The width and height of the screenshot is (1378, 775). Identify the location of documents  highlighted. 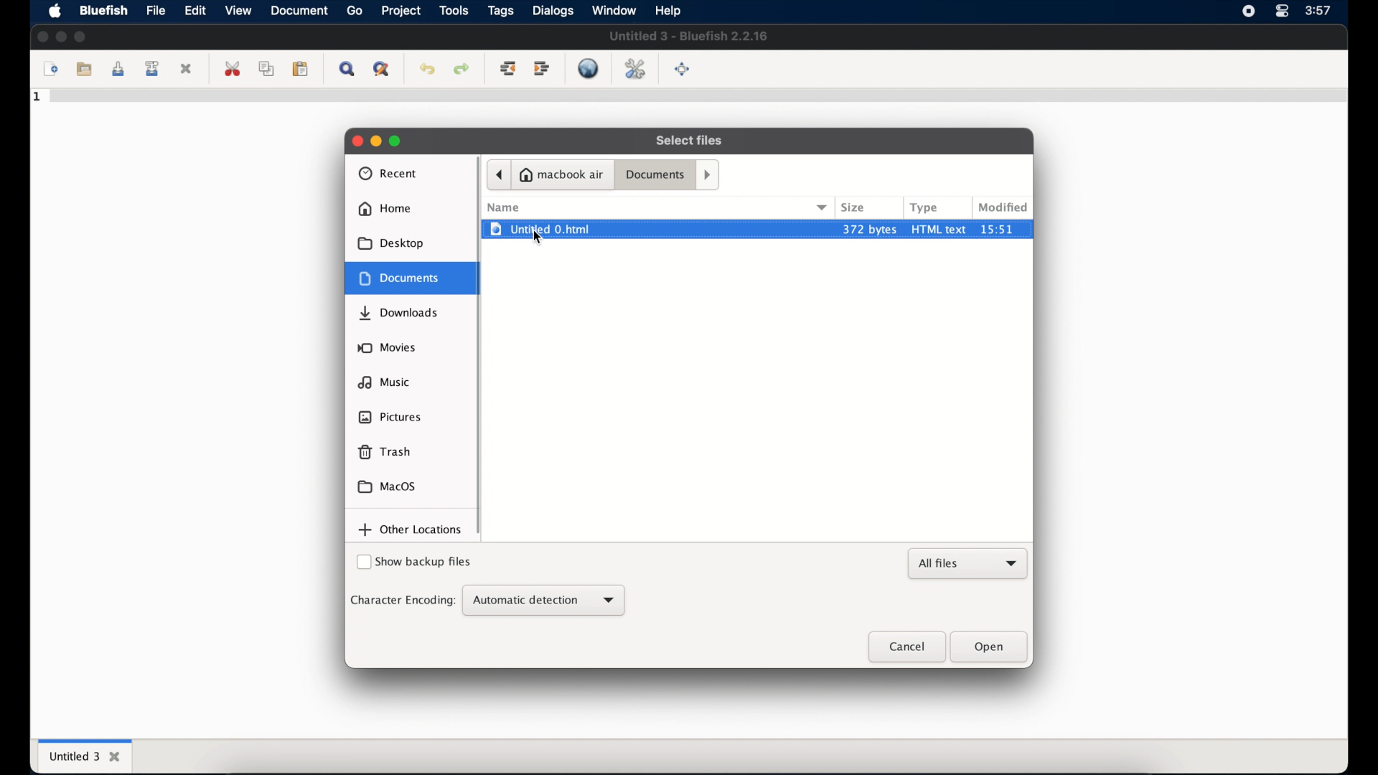
(413, 278).